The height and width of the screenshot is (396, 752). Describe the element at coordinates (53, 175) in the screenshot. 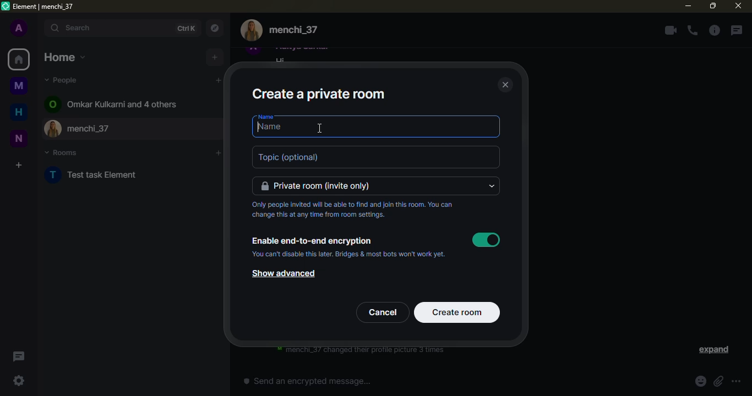

I see `Profile initial` at that location.